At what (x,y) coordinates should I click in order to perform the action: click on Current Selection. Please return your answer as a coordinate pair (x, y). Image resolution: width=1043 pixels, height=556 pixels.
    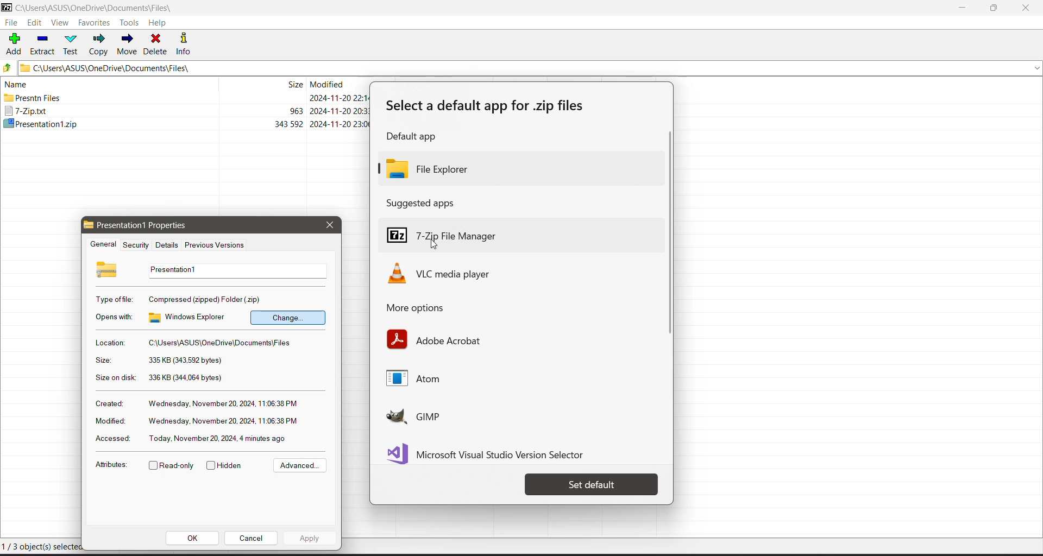
    Looking at the image, I should click on (41, 546).